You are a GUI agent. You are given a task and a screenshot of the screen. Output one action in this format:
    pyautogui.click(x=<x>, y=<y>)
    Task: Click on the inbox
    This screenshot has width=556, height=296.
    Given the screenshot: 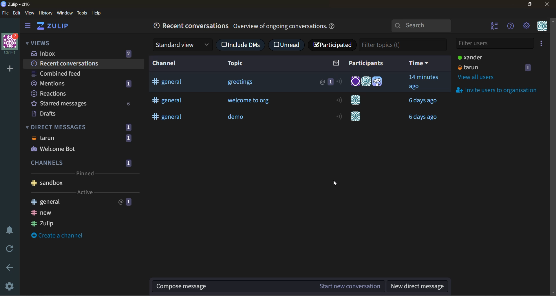 What is the action you would take?
    pyautogui.click(x=89, y=53)
    